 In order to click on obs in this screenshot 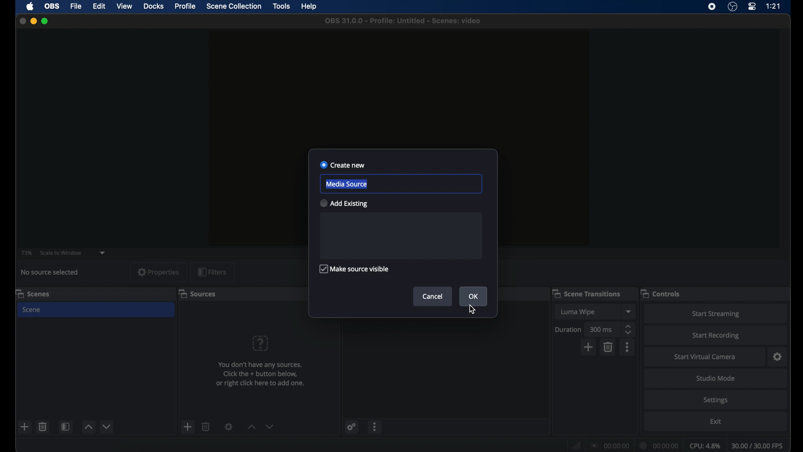, I will do `click(52, 6)`.